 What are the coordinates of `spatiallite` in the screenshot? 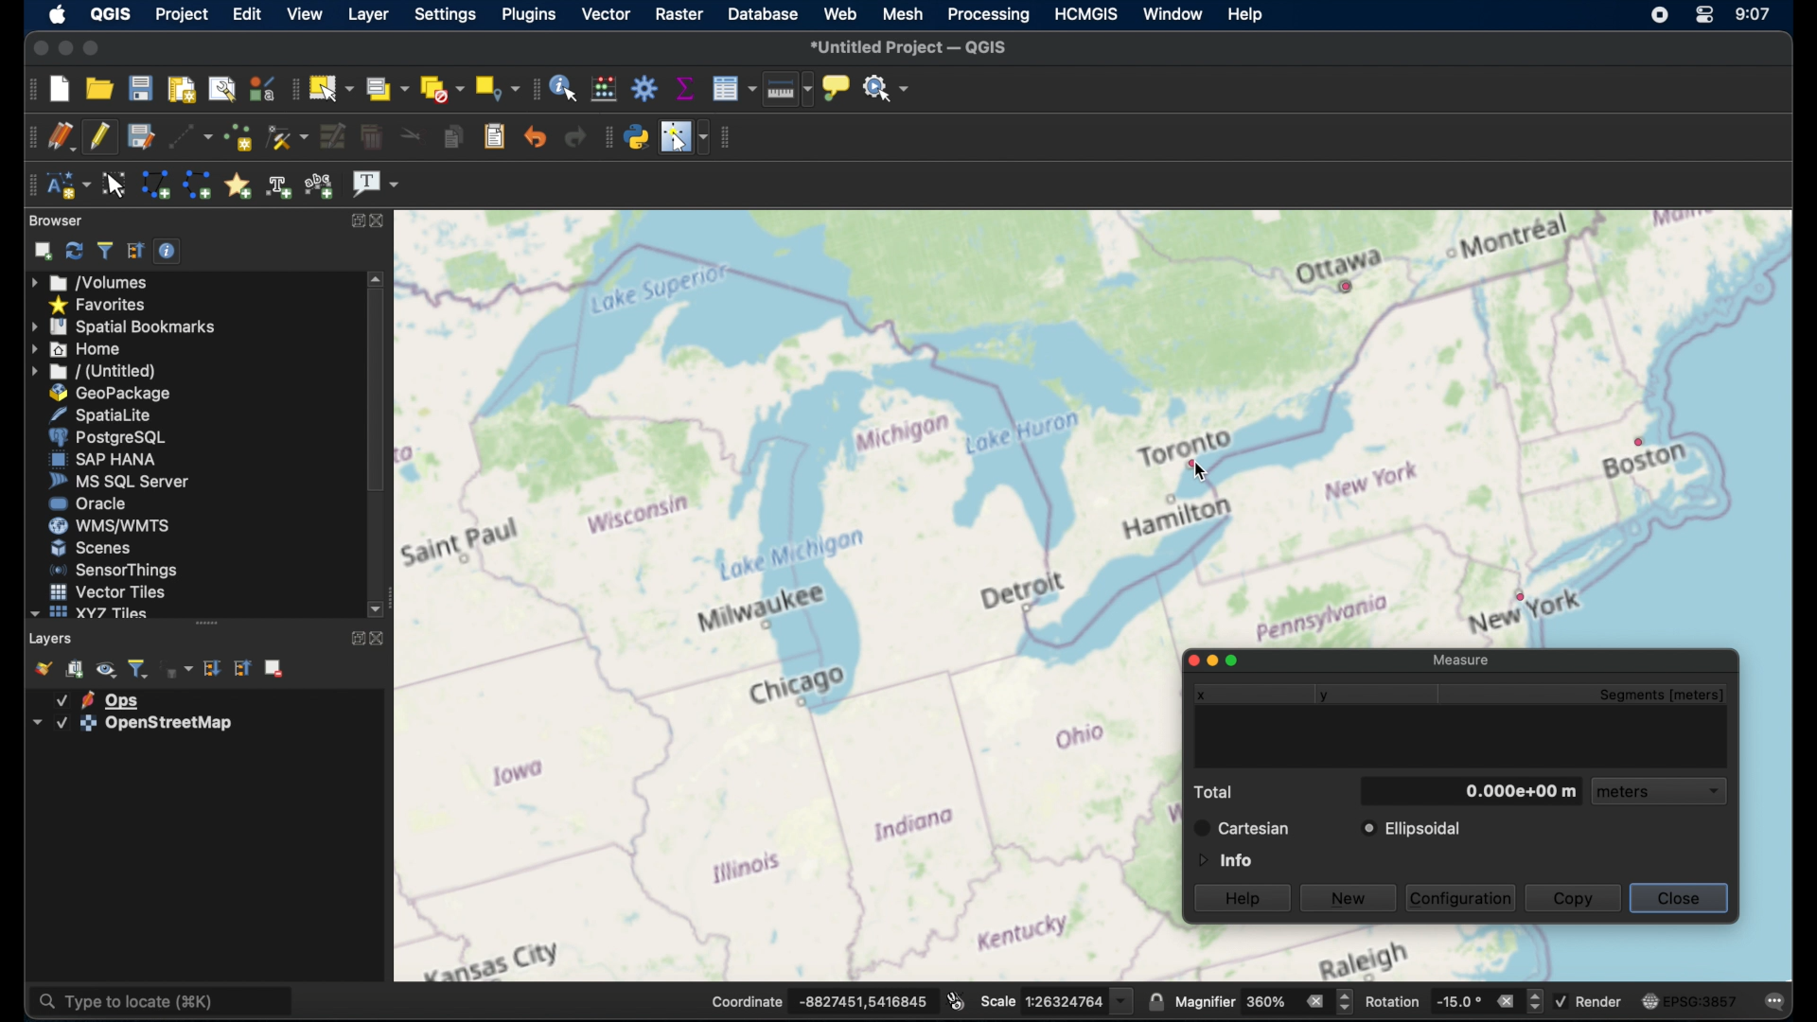 It's located at (115, 414).